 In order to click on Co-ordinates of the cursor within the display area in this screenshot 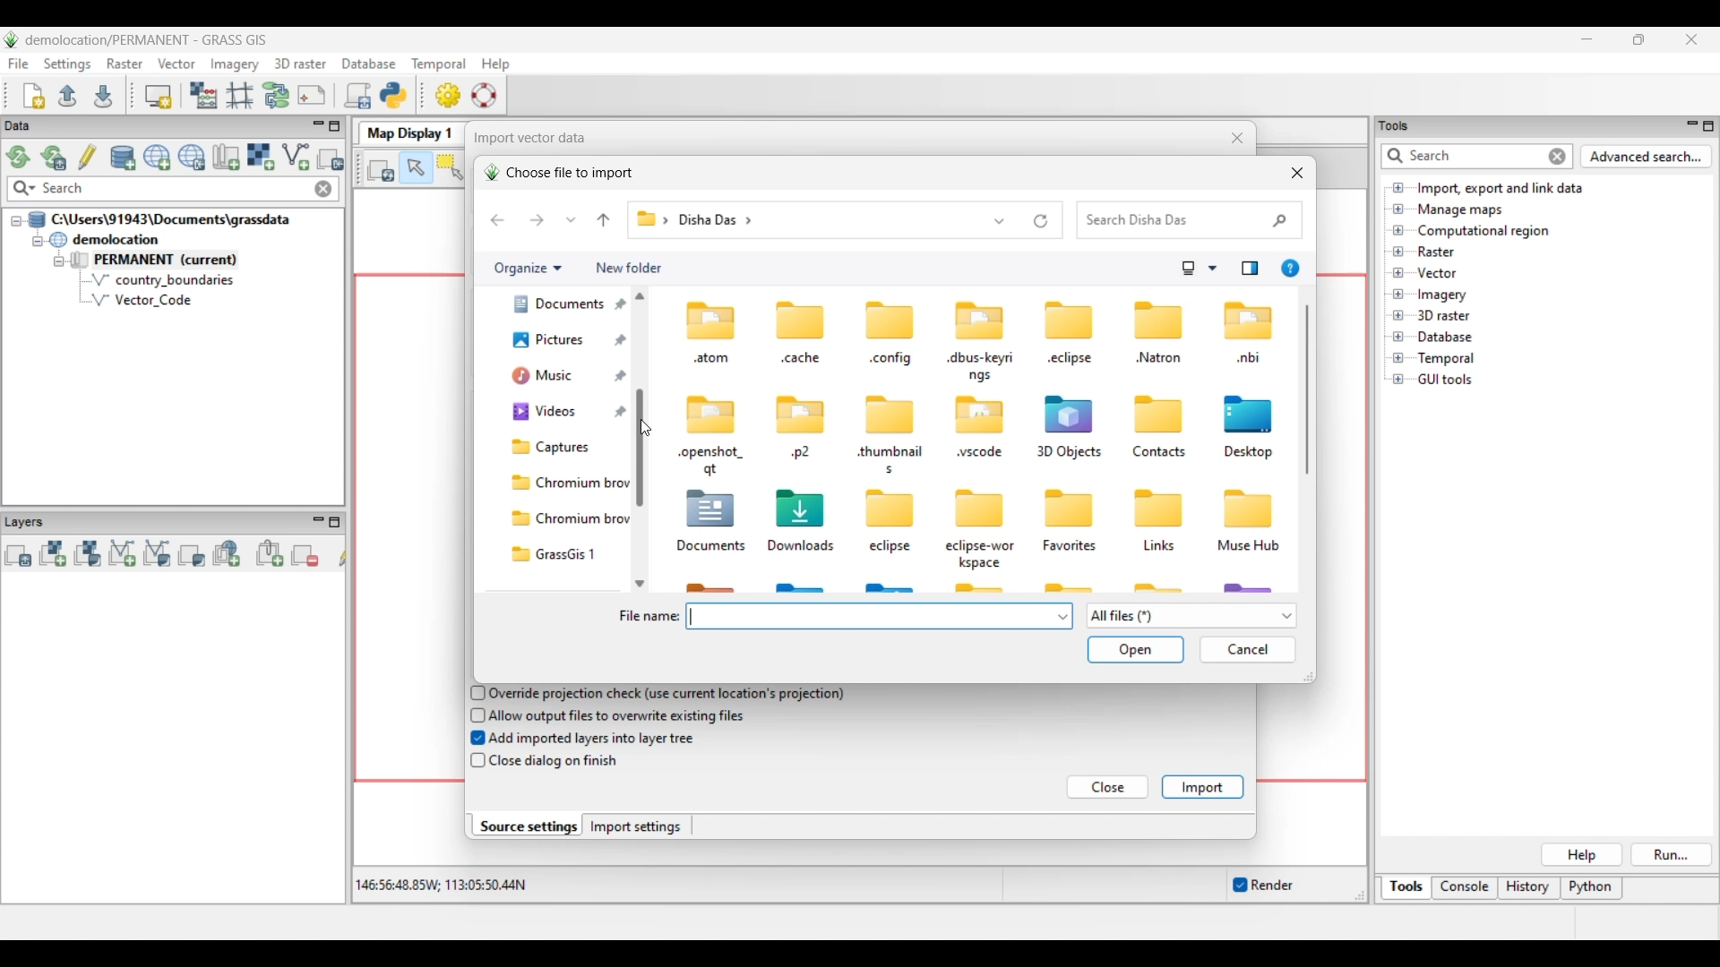, I will do `click(438, 886)`.